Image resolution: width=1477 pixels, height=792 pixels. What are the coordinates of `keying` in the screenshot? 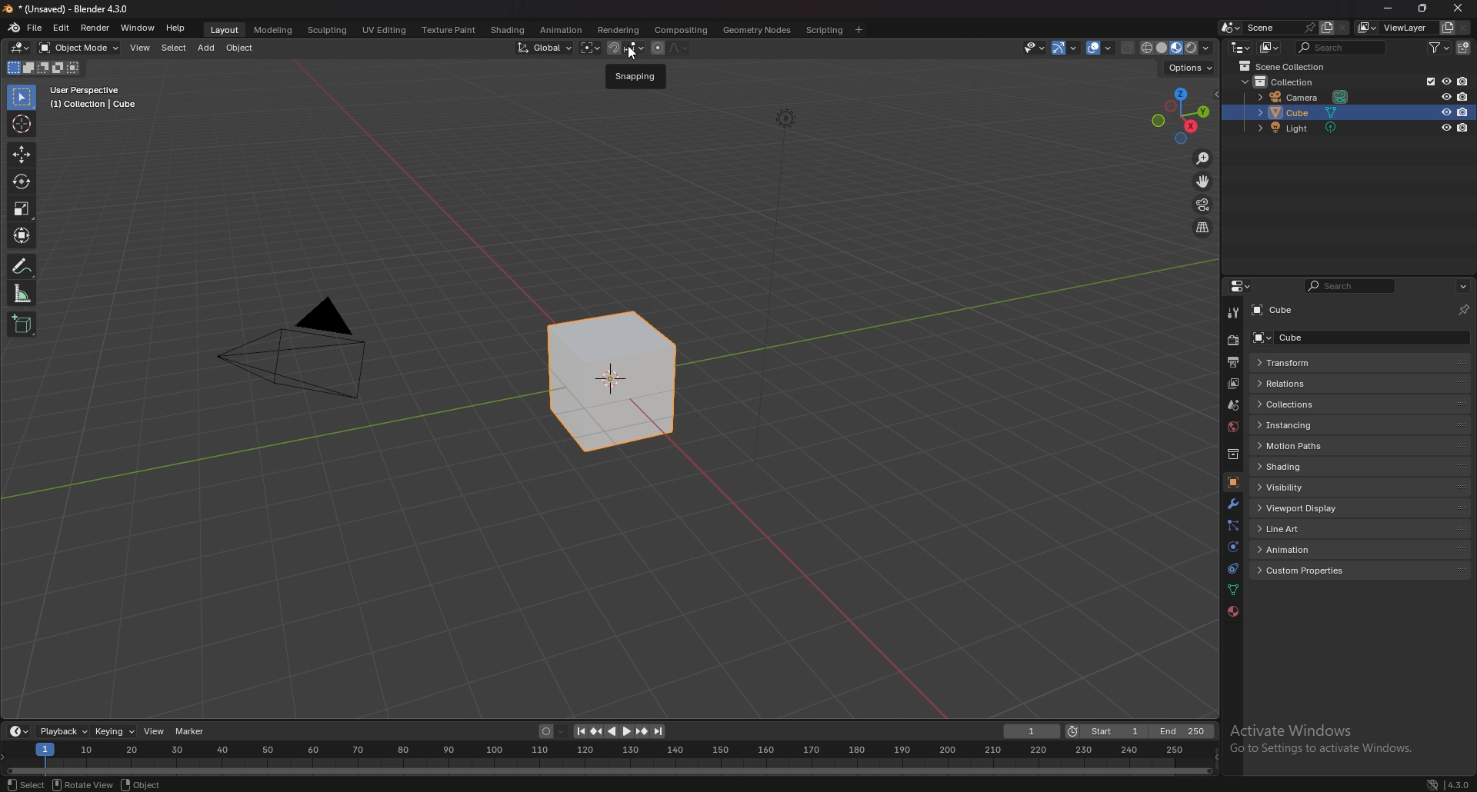 It's located at (115, 731).